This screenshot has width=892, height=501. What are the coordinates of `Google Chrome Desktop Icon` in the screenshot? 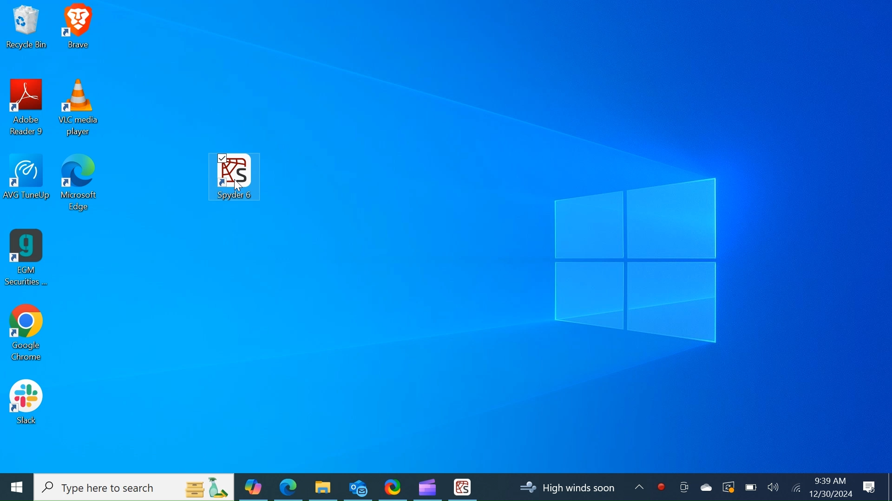 It's located at (26, 335).